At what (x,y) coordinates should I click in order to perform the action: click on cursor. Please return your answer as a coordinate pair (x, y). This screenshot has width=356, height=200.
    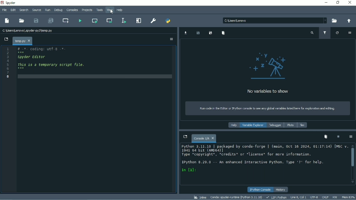
    Looking at the image, I should click on (112, 12).